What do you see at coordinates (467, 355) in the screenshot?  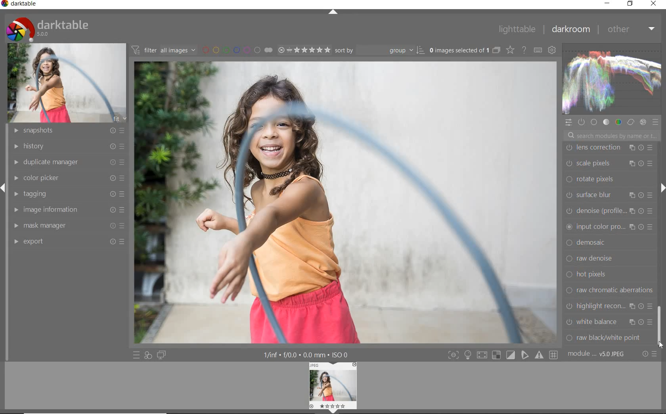 I see `sign ` at bounding box center [467, 355].